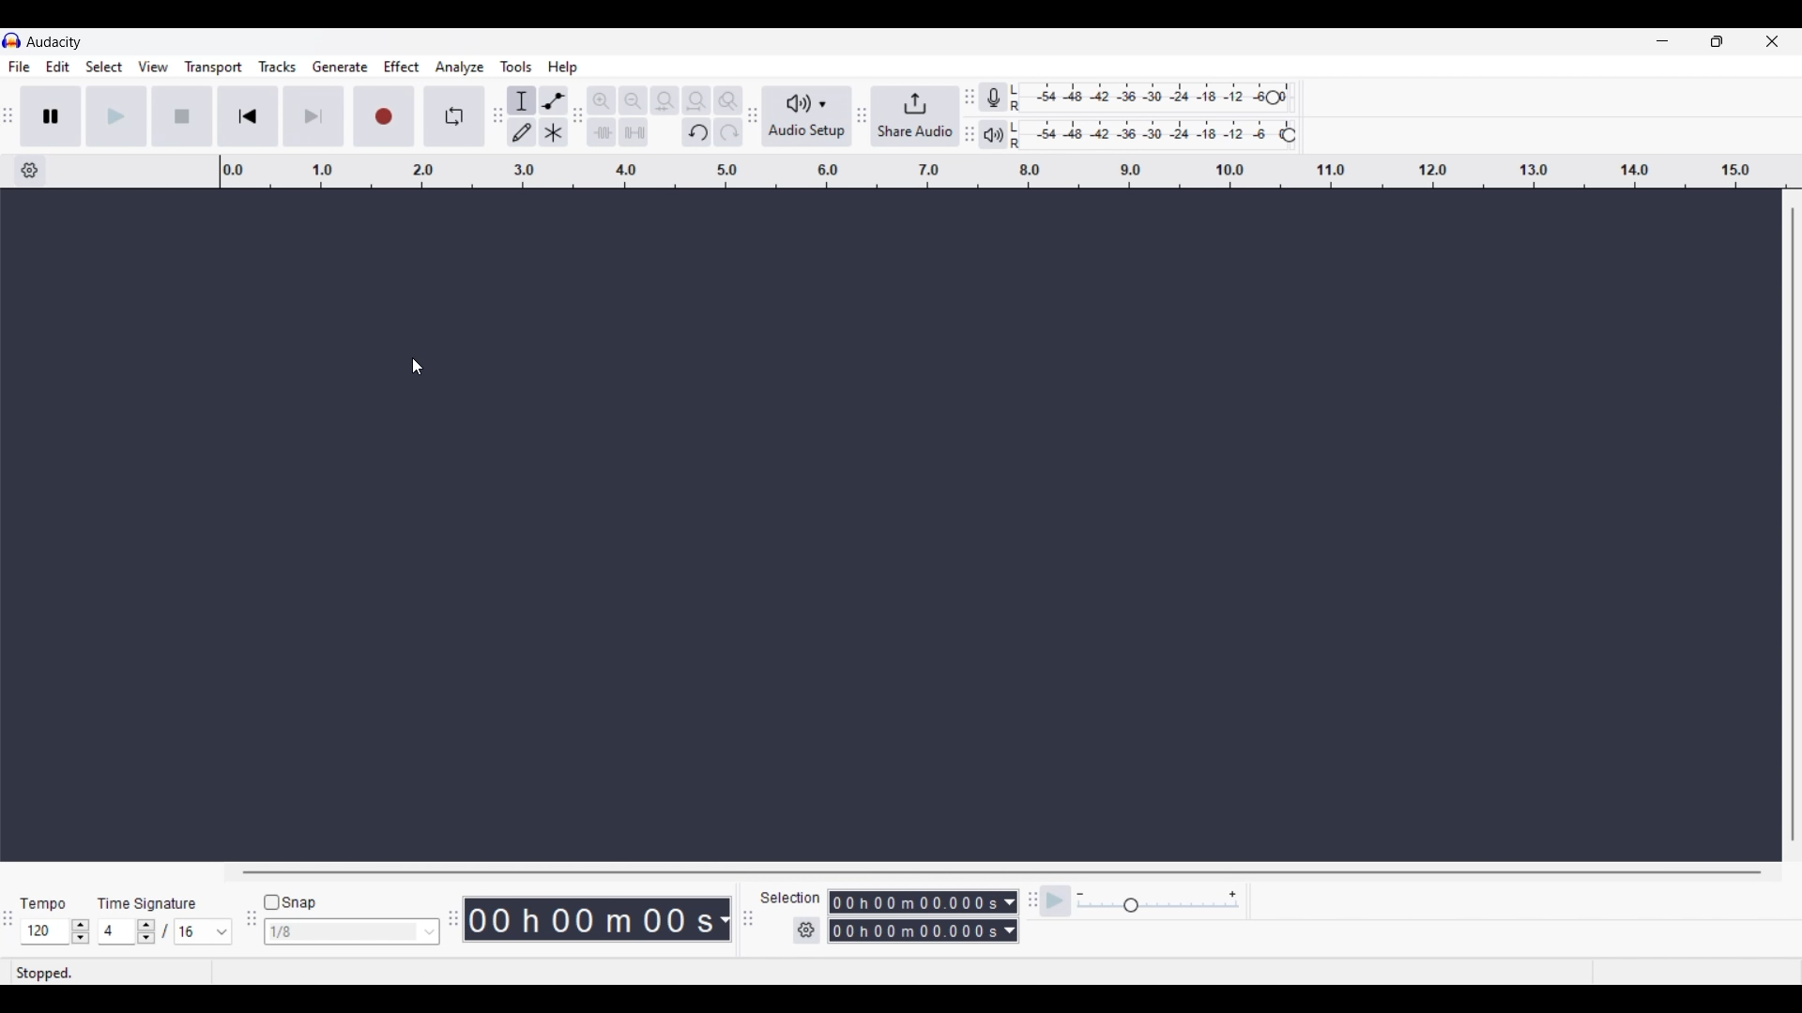 The image size is (1802, 1013). Describe the element at coordinates (291, 903) in the screenshot. I see `Snap toggle` at that location.